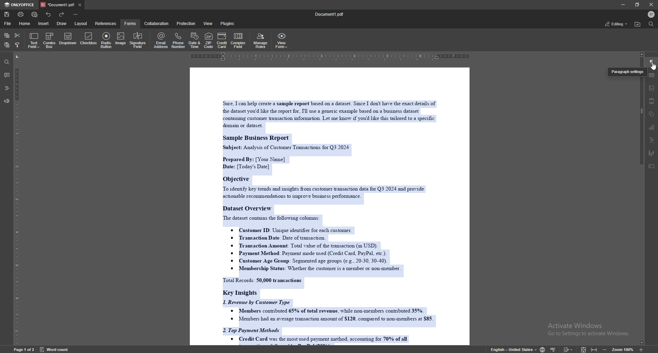  What do you see at coordinates (594, 348) in the screenshot?
I see `fit to width` at bounding box center [594, 348].